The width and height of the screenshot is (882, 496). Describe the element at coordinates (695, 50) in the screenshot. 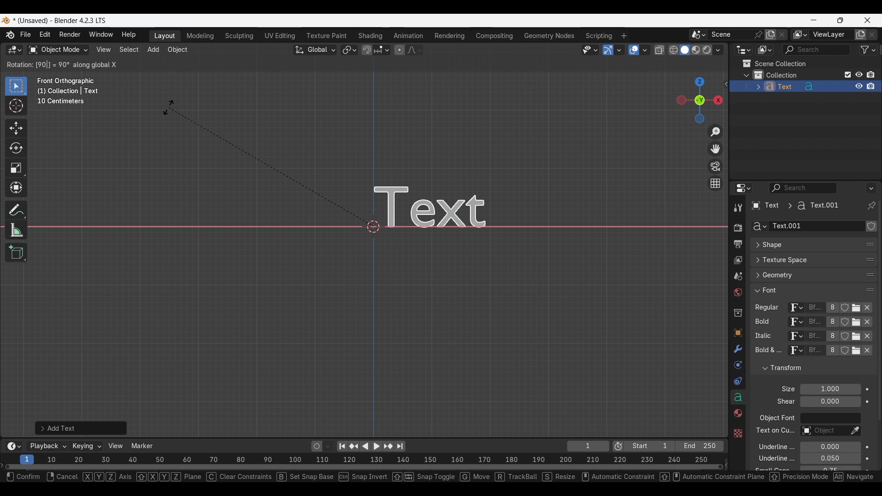

I see `Viewport shading, material preview` at that location.